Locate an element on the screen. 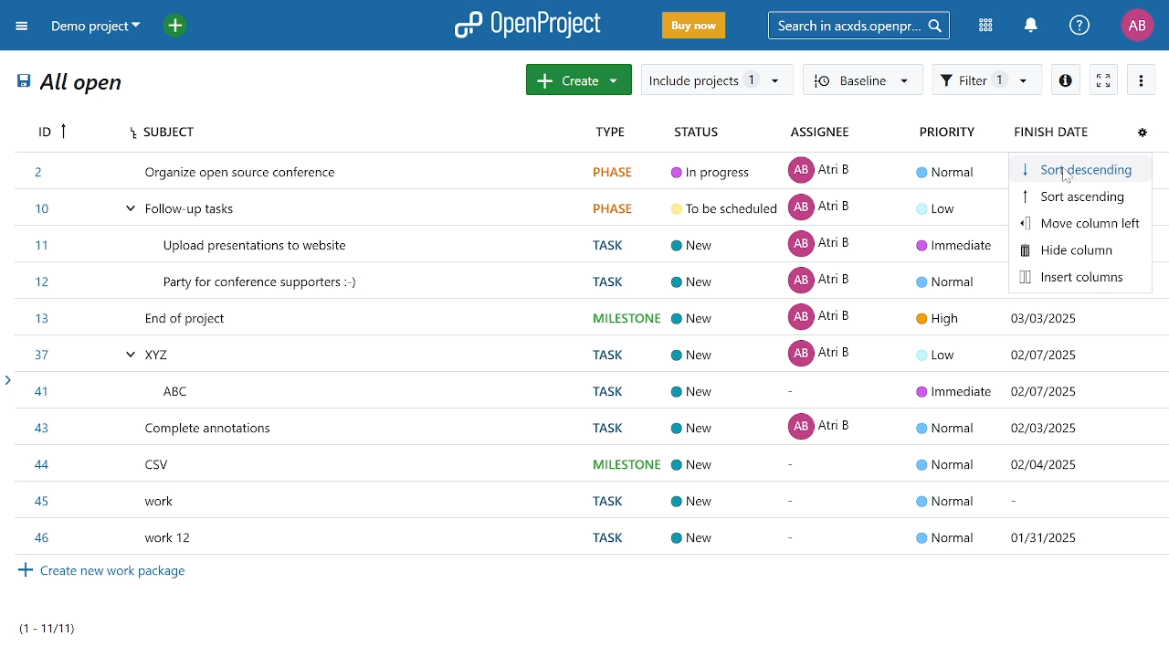 The height and width of the screenshot is (658, 1169). expand project menu is located at coordinates (20, 27).